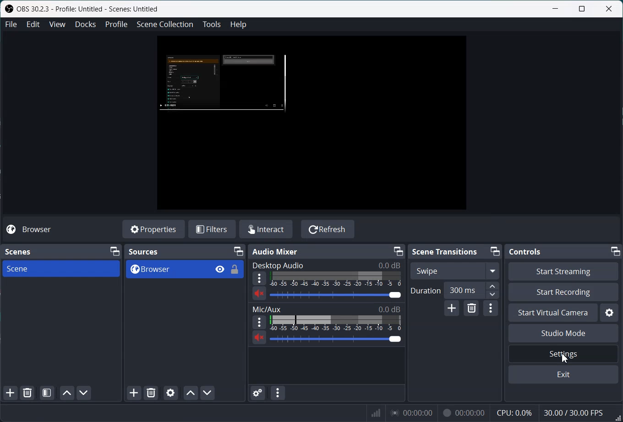  I want to click on Transition Properties, so click(491, 309).